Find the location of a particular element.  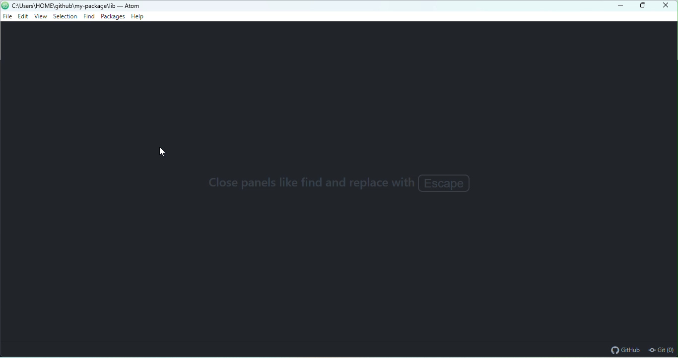

Escape is located at coordinates (444, 182).